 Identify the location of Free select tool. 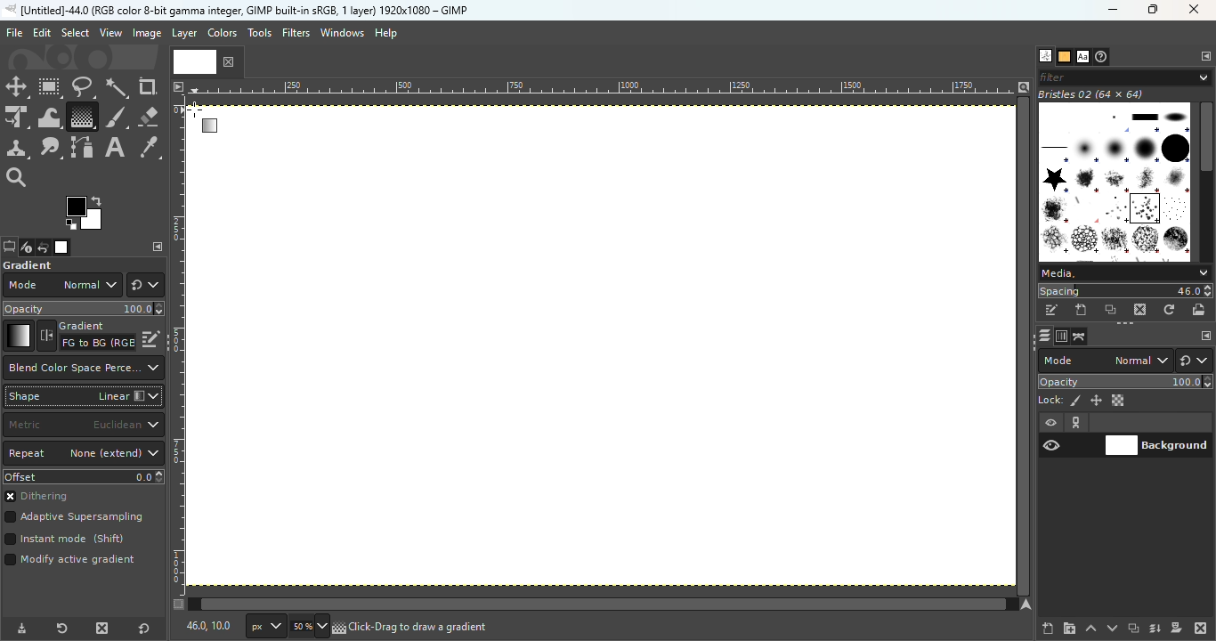
(82, 86).